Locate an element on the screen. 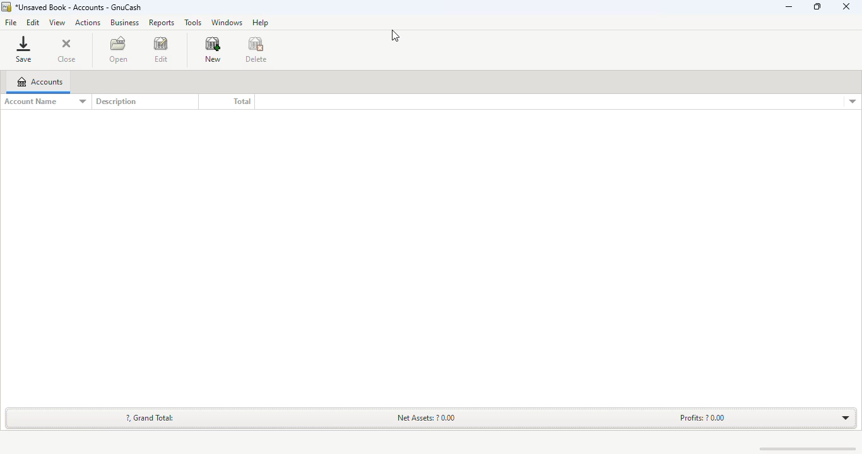  ?, grand total: is located at coordinates (150, 417).